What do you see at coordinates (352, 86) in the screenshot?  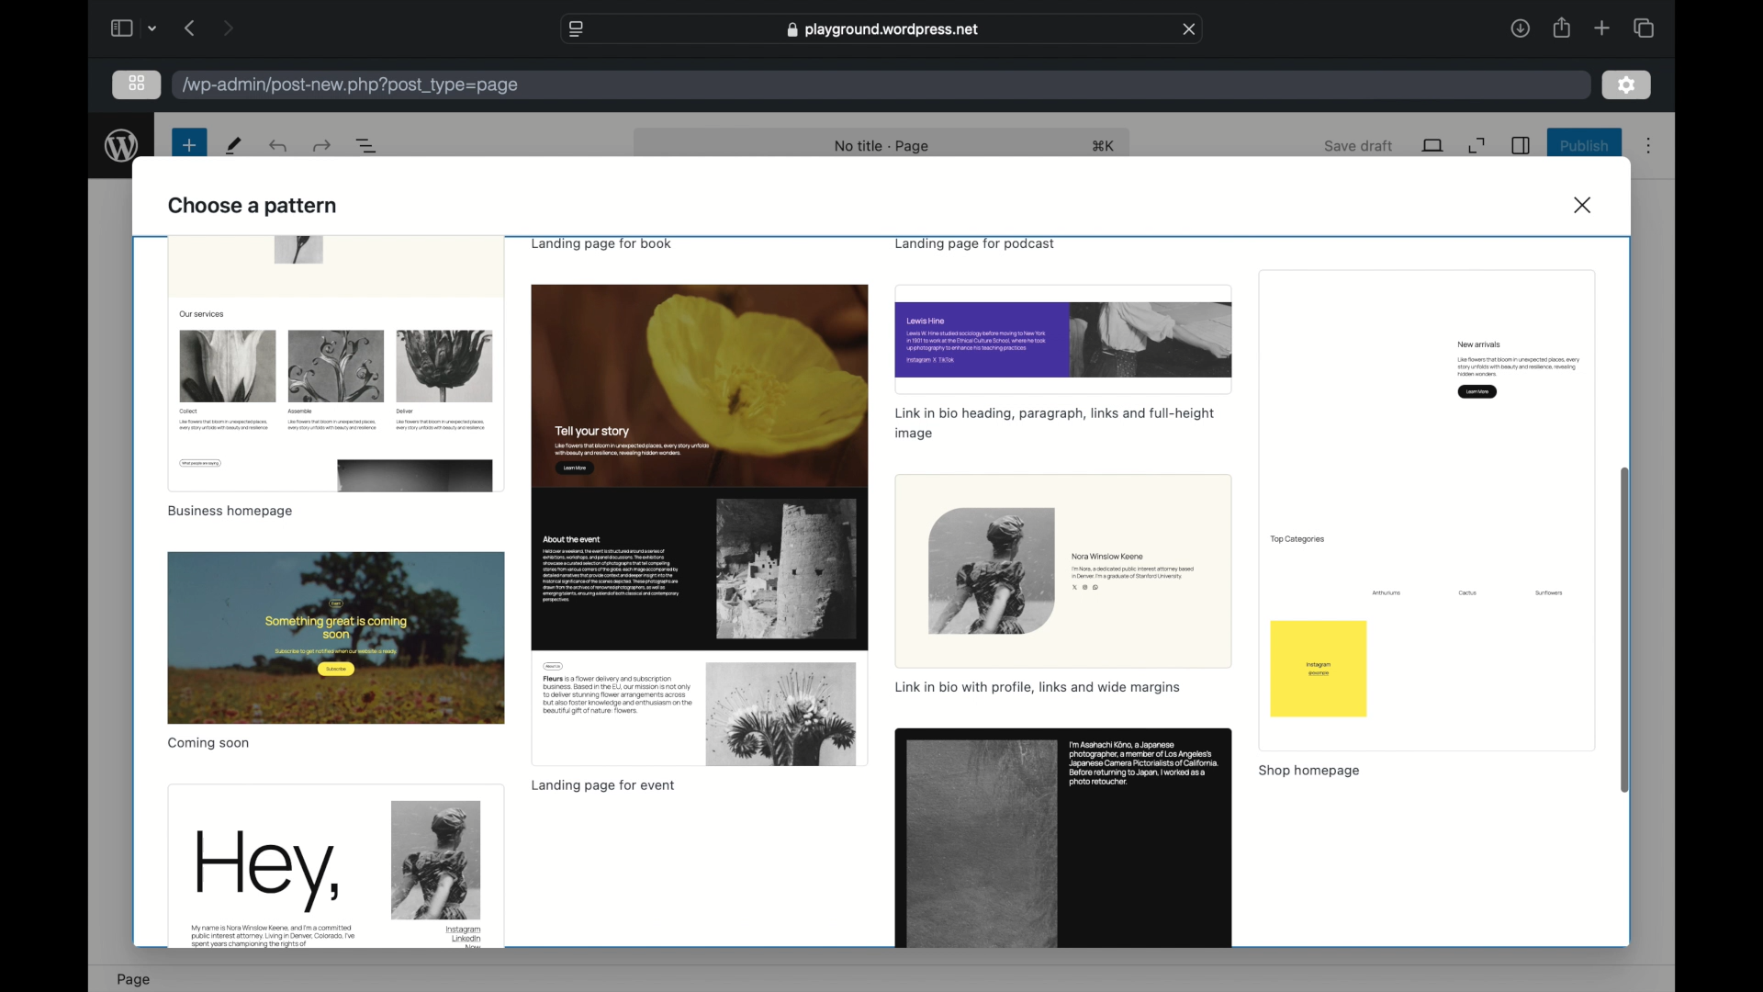 I see `wordpress address` at bounding box center [352, 86].